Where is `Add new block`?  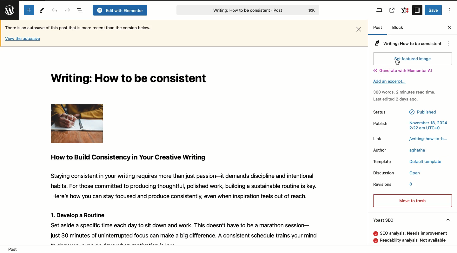 Add new block is located at coordinates (28, 10).